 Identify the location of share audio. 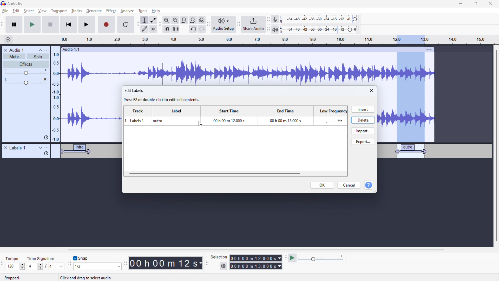
(253, 24).